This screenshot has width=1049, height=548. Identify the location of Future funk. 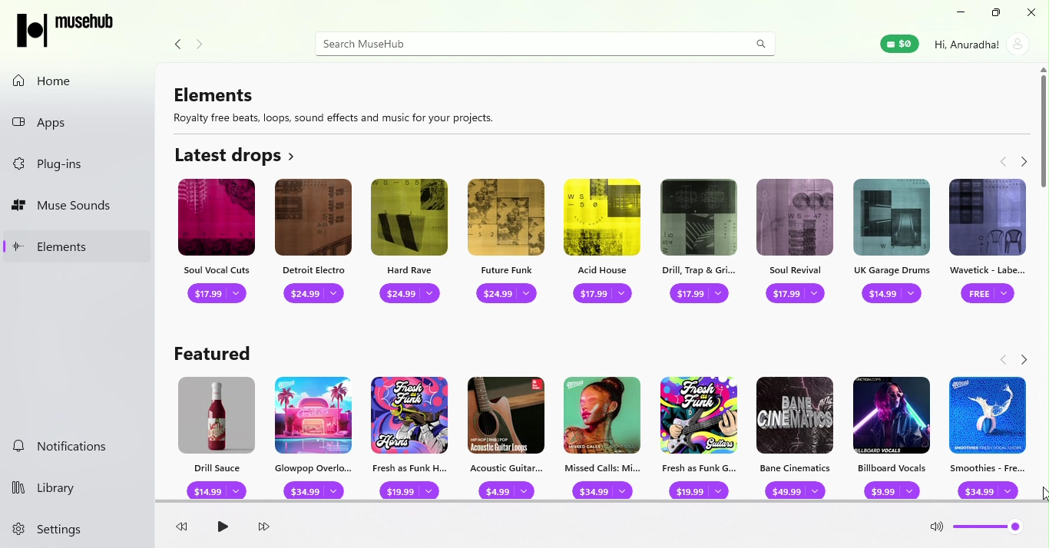
(507, 245).